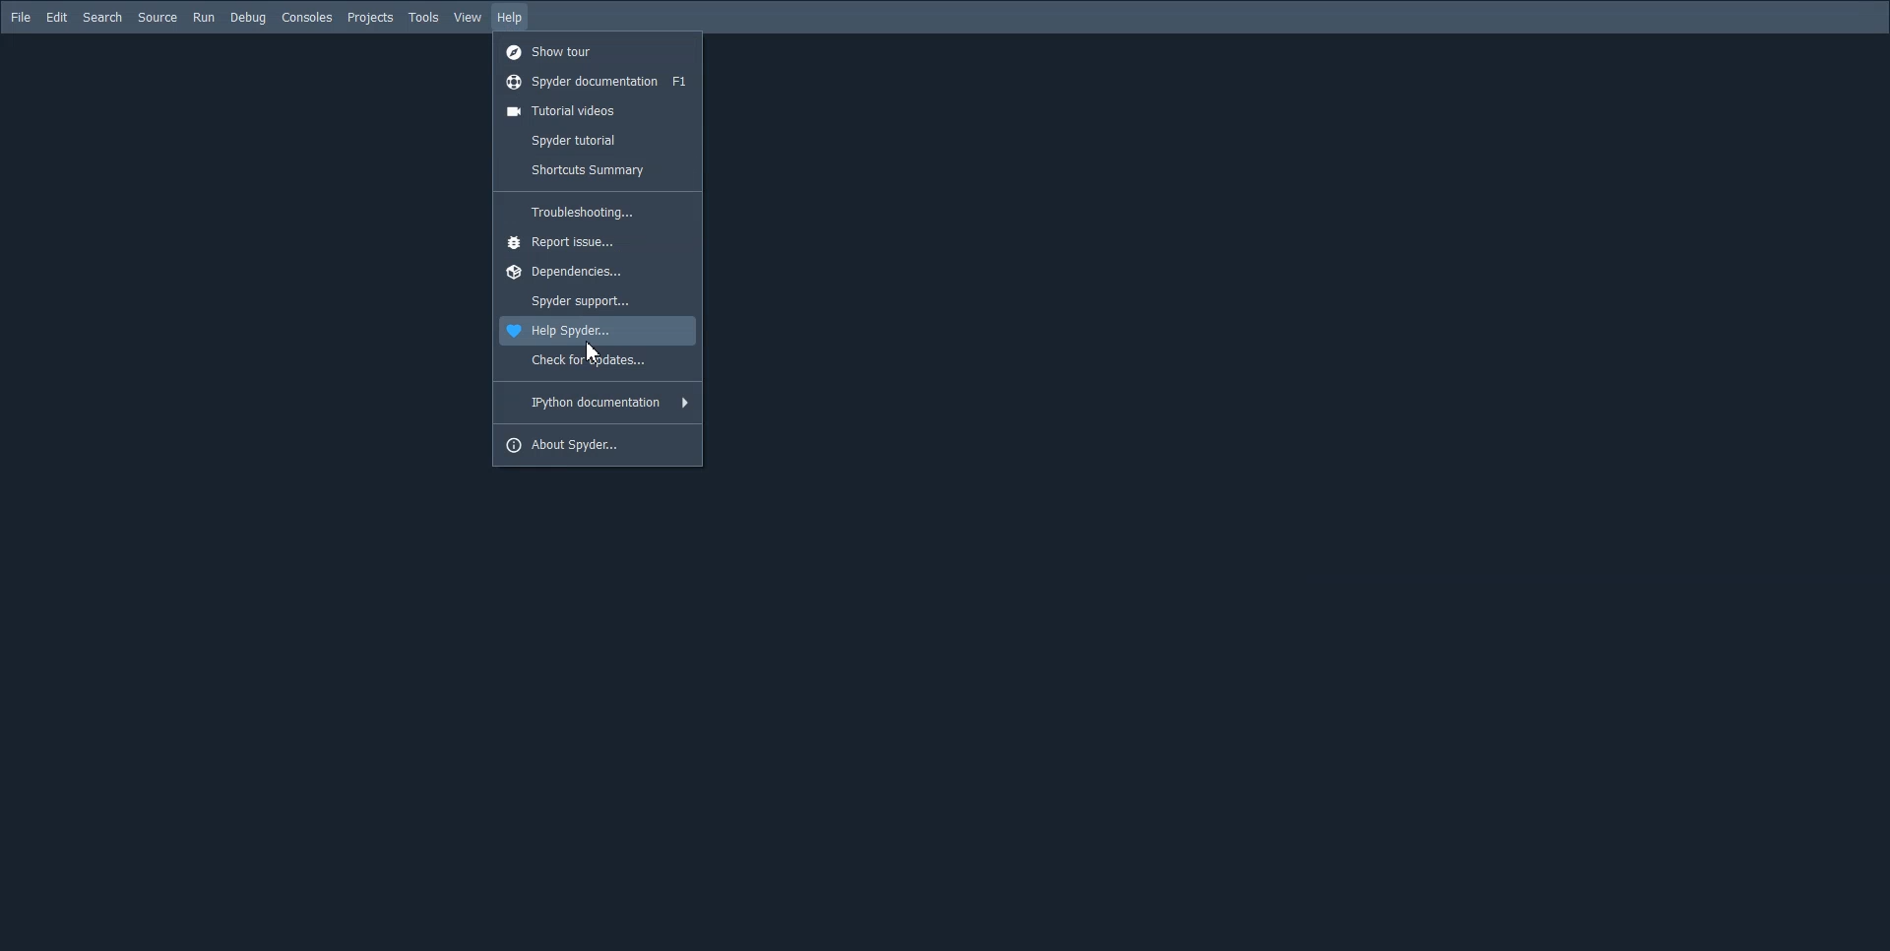 The height and width of the screenshot is (951, 1890). I want to click on IPython Documentation, so click(597, 402).